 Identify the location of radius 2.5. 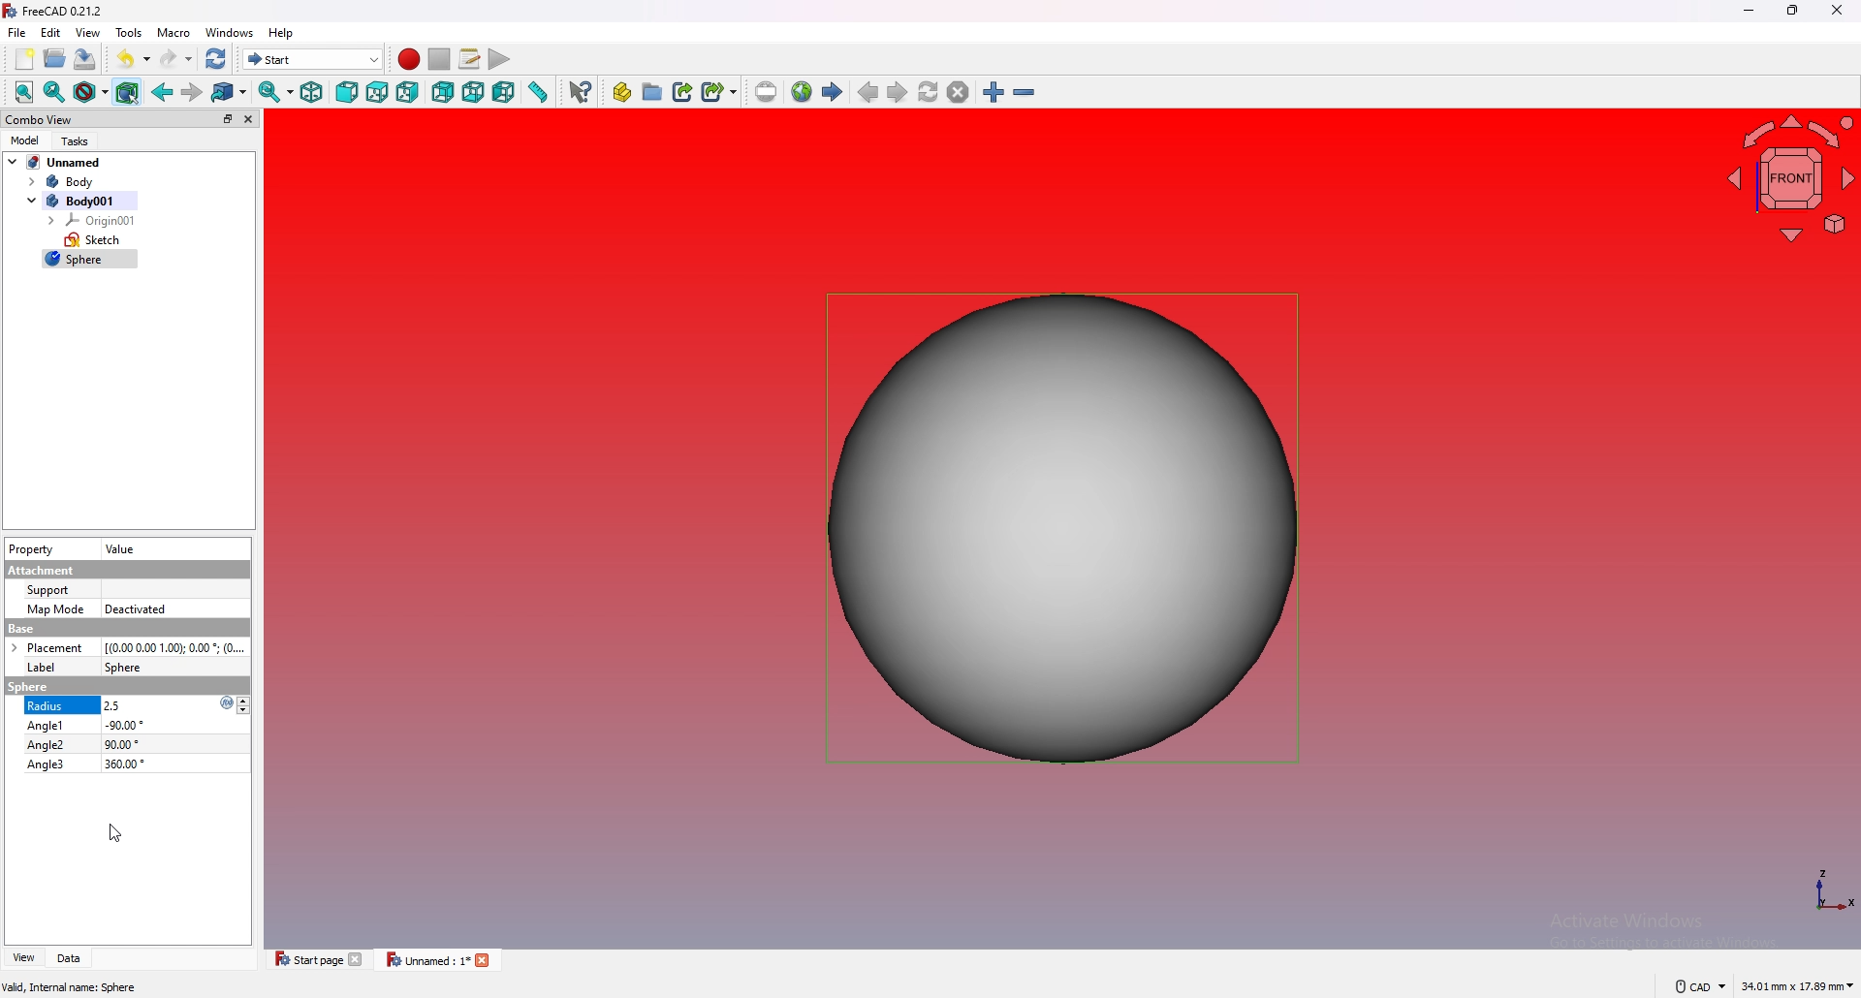
(94, 706).